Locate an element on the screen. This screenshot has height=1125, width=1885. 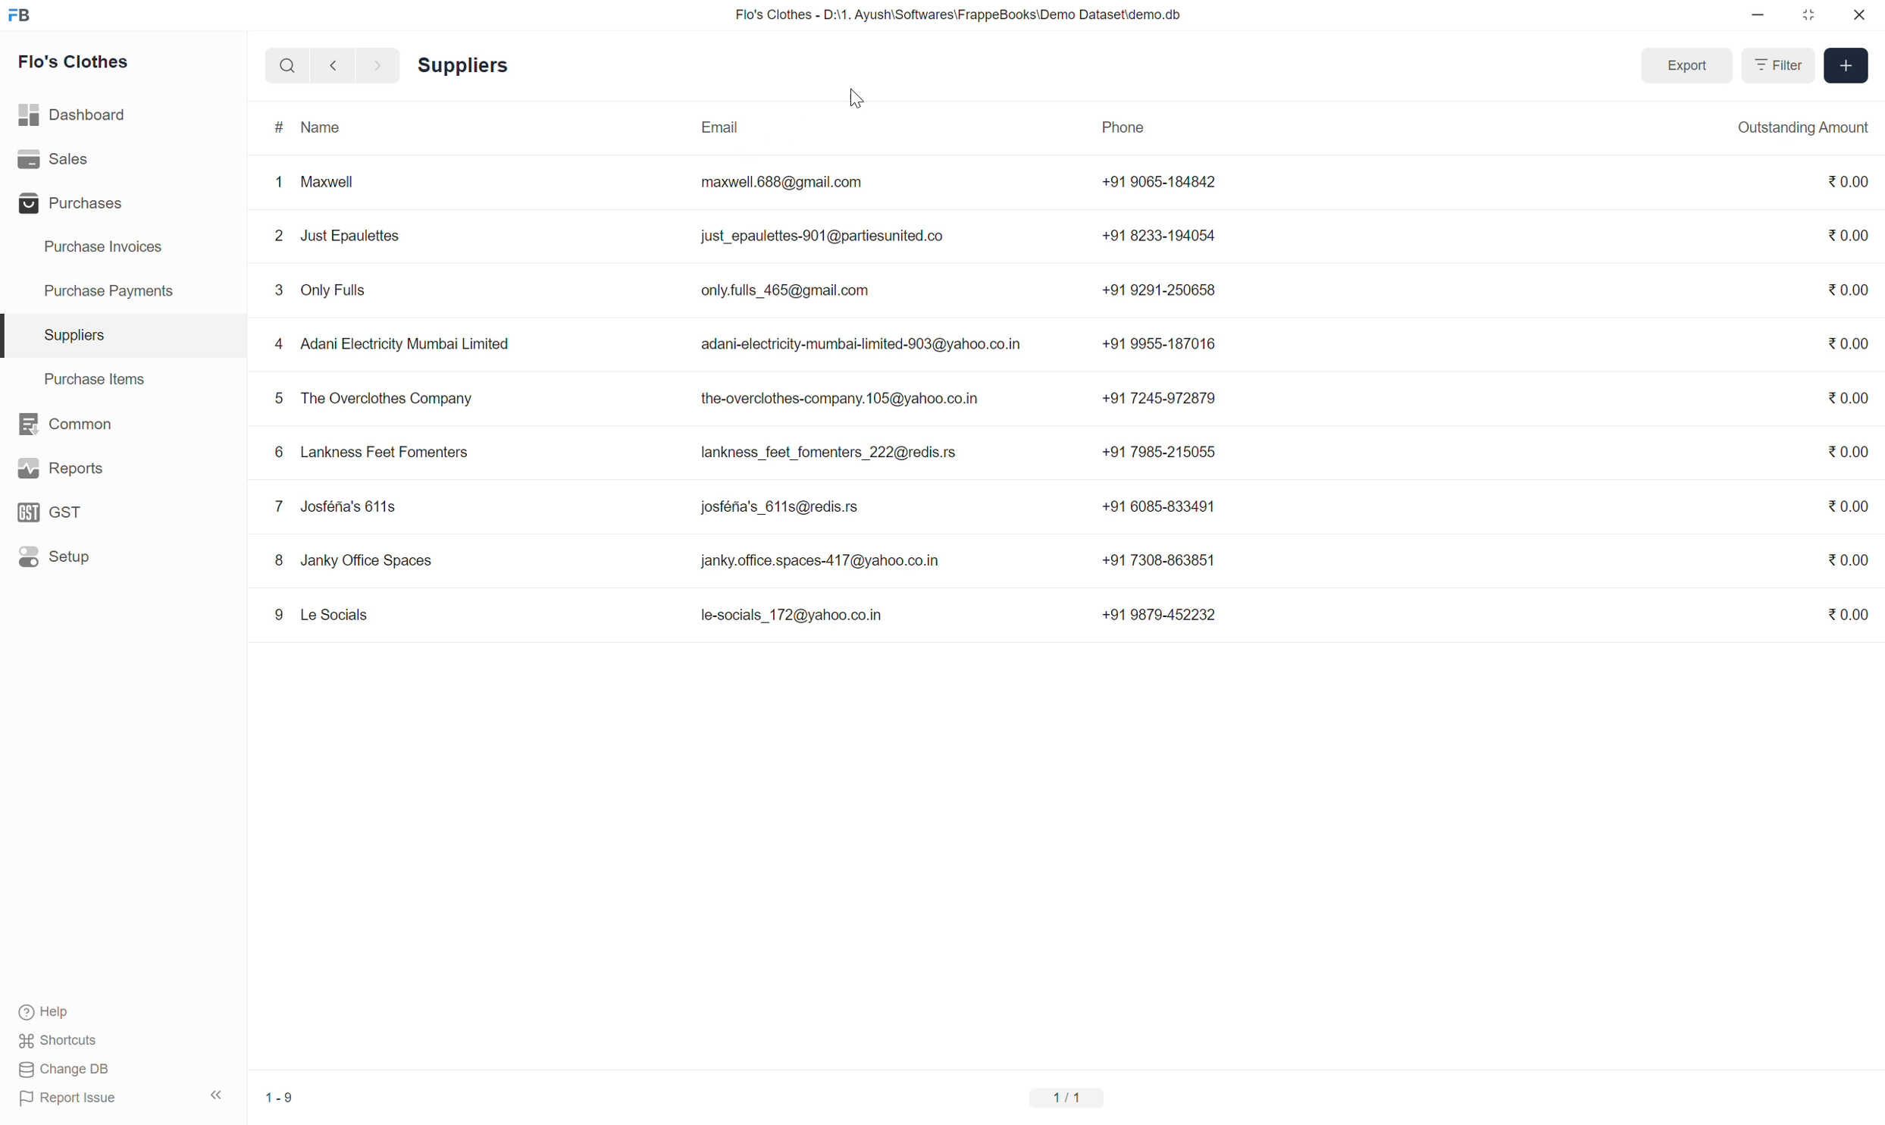
0.00 is located at coordinates (1846, 451).